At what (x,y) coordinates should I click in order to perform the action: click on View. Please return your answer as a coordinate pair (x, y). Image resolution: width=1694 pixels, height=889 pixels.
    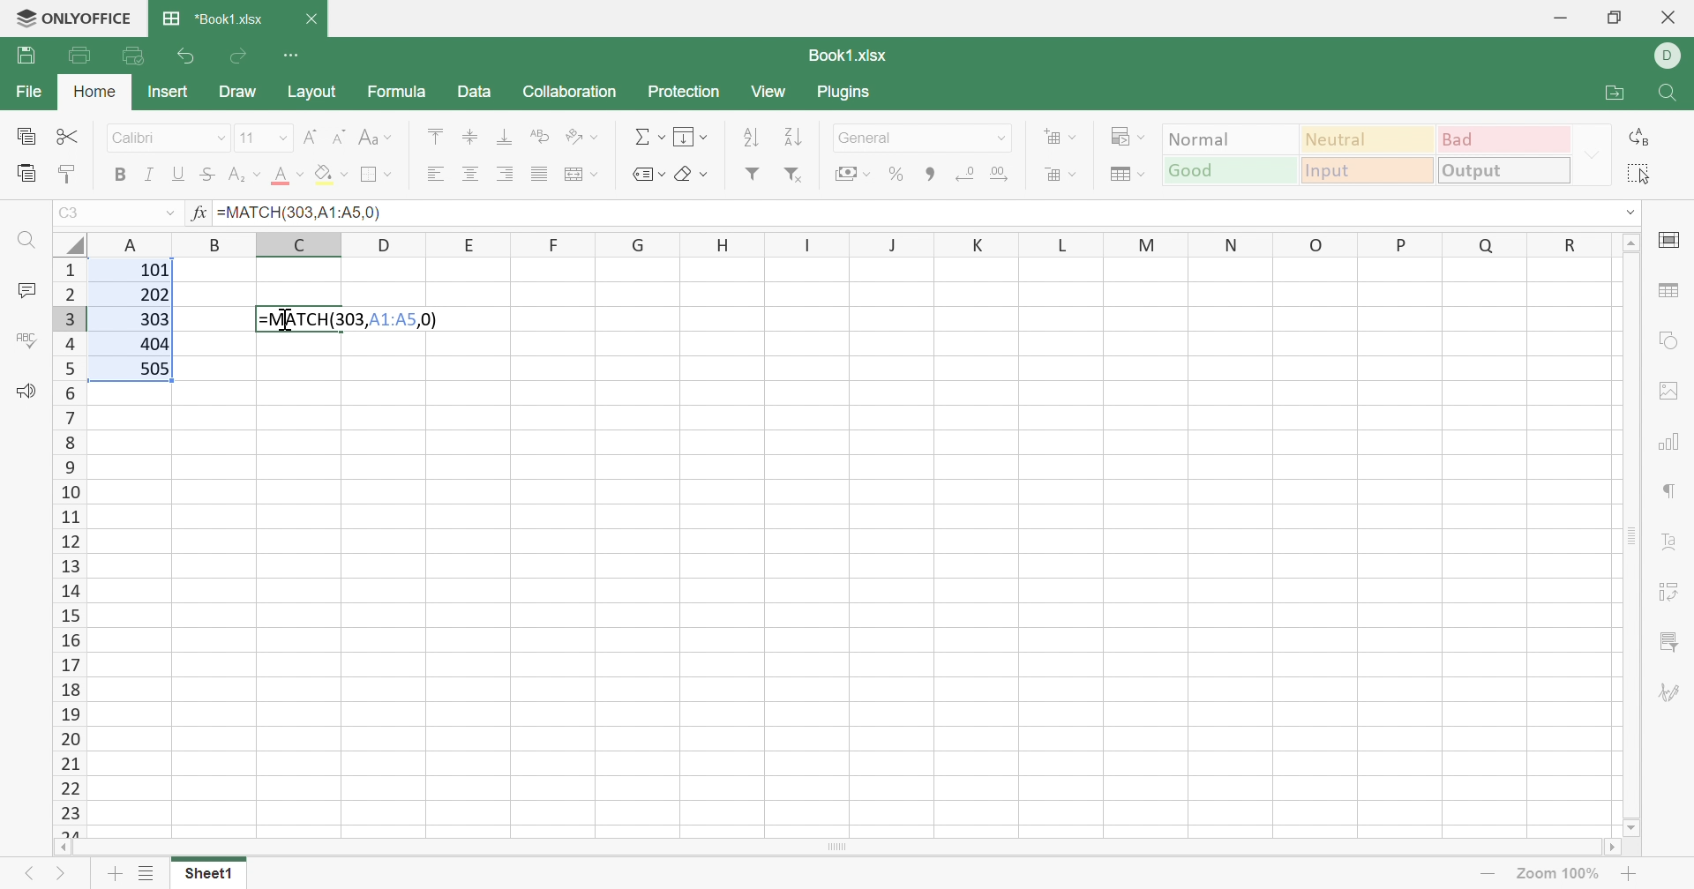
    Looking at the image, I should click on (774, 92).